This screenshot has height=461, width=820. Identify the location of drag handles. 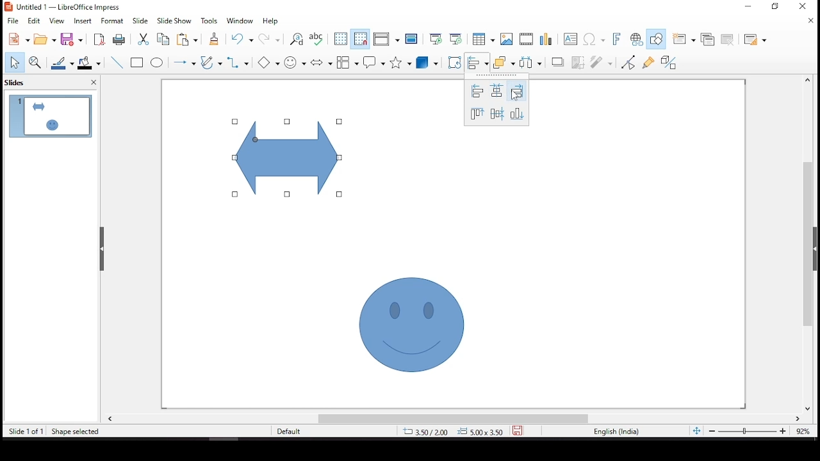
(103, 249).